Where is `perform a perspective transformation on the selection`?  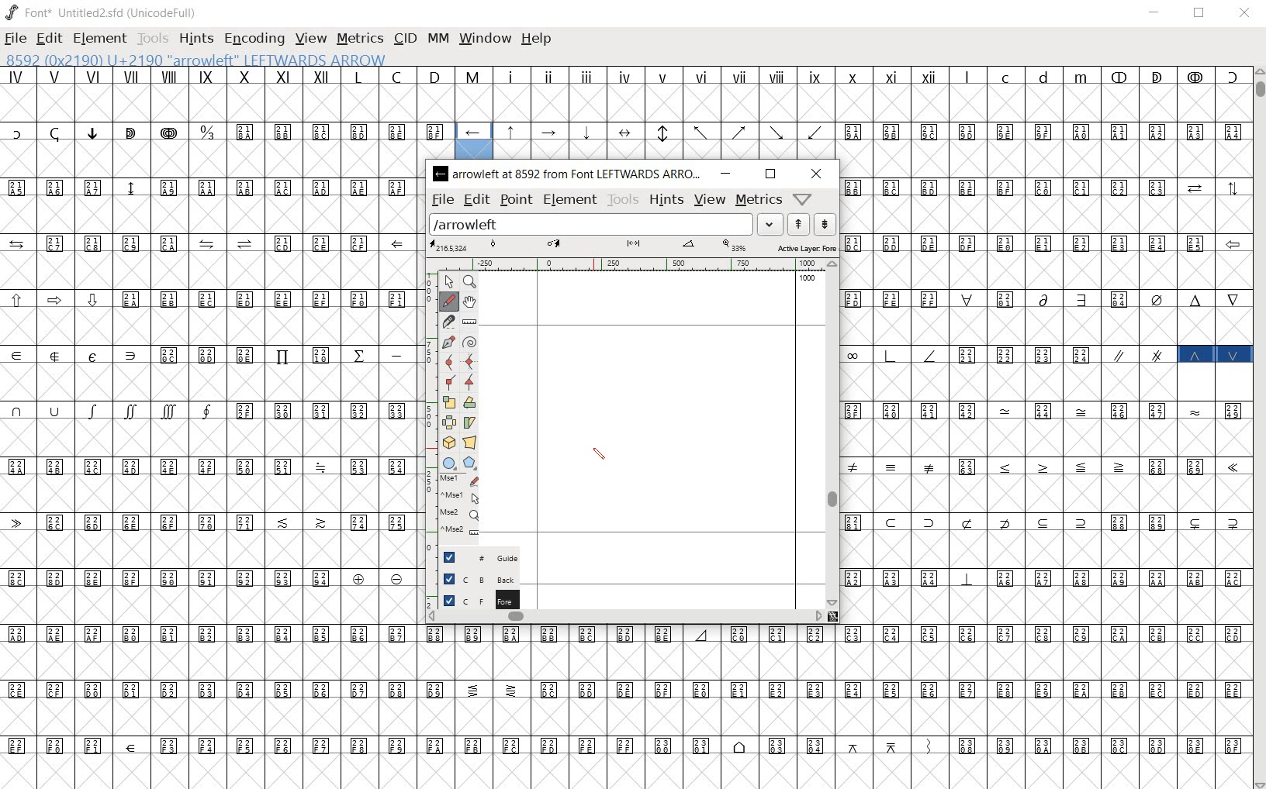 perform a perspective transformation on the selection is located at coordinates (469, 441).